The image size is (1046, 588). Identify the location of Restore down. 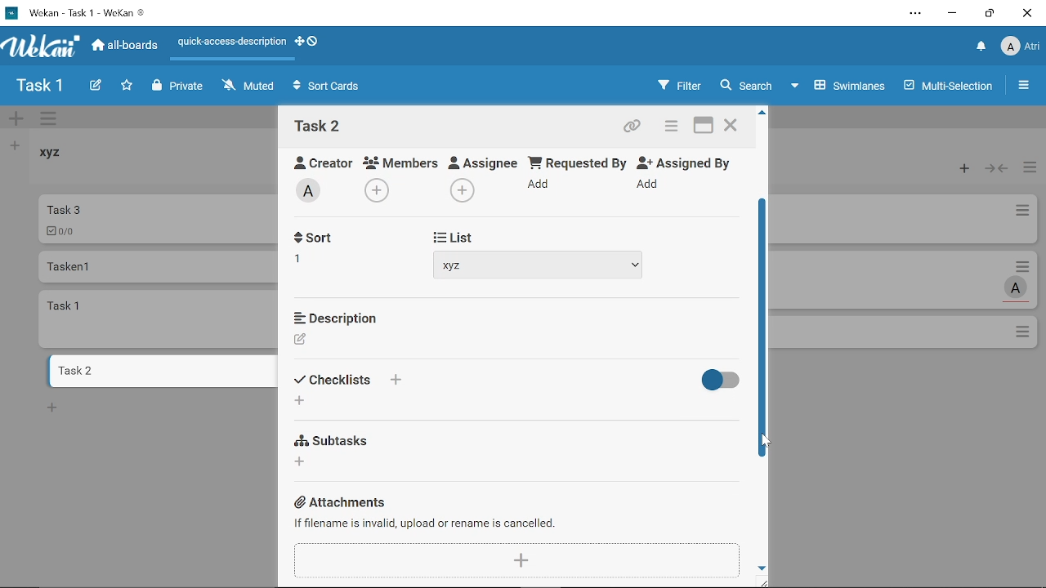
(990, 13).